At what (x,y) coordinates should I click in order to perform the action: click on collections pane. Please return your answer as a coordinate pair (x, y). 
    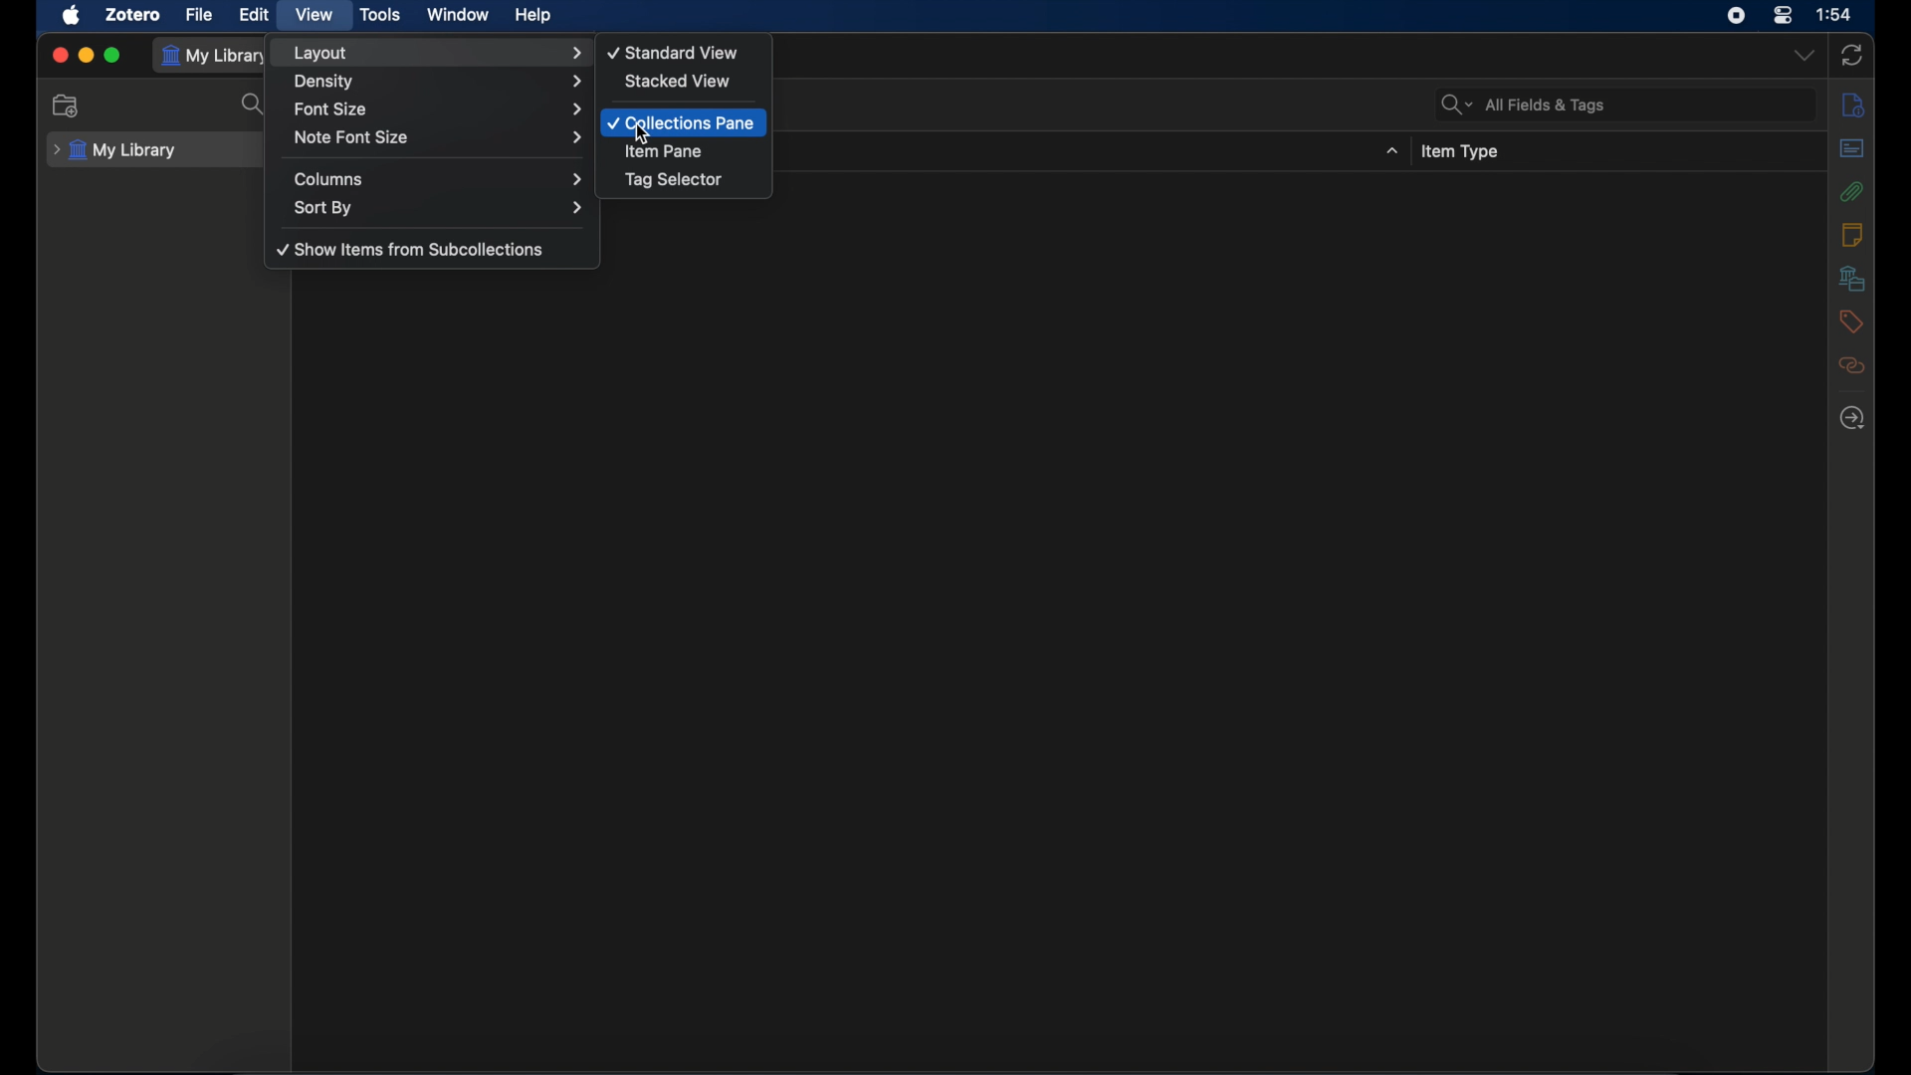
    Looking at the image, I should click on (681, 122).